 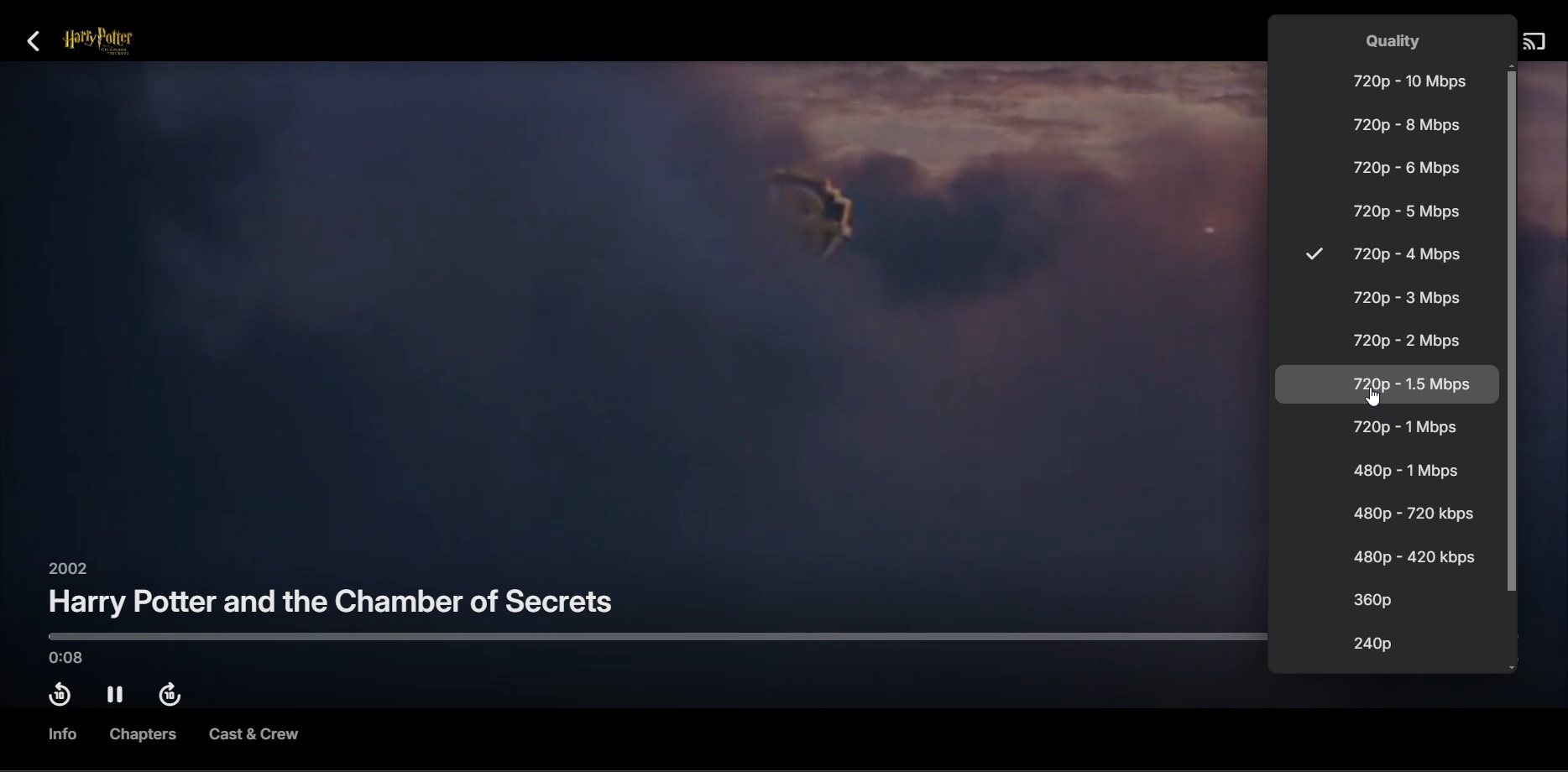 I want to click on 360p, so click(x=1372, y=599).